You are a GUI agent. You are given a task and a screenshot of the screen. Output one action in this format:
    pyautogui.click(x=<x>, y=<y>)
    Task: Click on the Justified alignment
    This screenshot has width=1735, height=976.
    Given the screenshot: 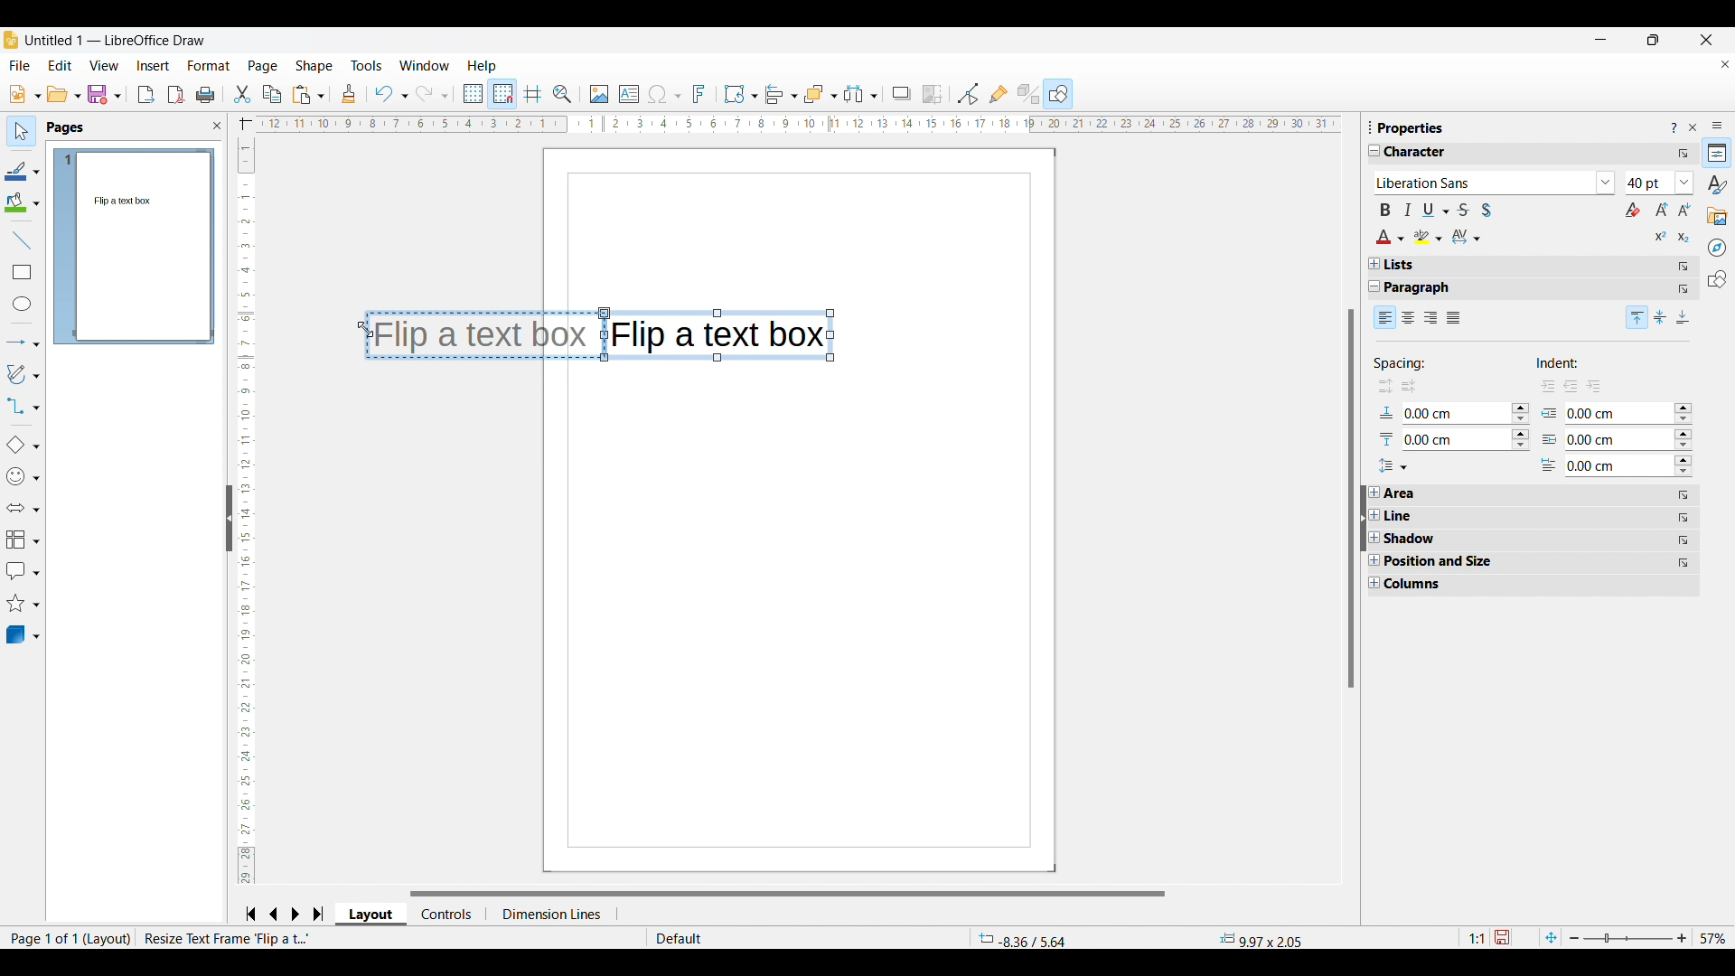 What is the action you would take?
    pyautogui.click(x=1454, y=318)
    